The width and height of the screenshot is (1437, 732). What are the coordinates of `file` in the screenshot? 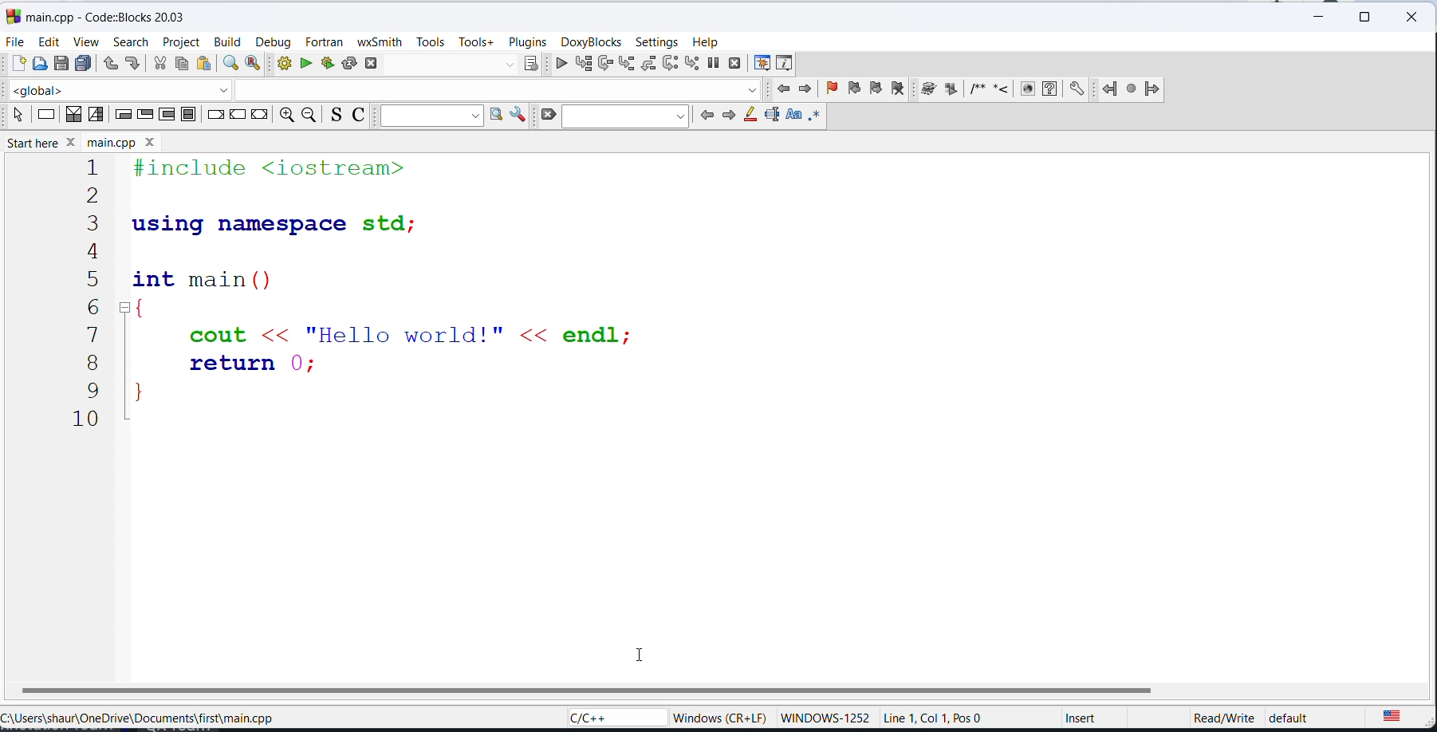 It's located at (17, 41).